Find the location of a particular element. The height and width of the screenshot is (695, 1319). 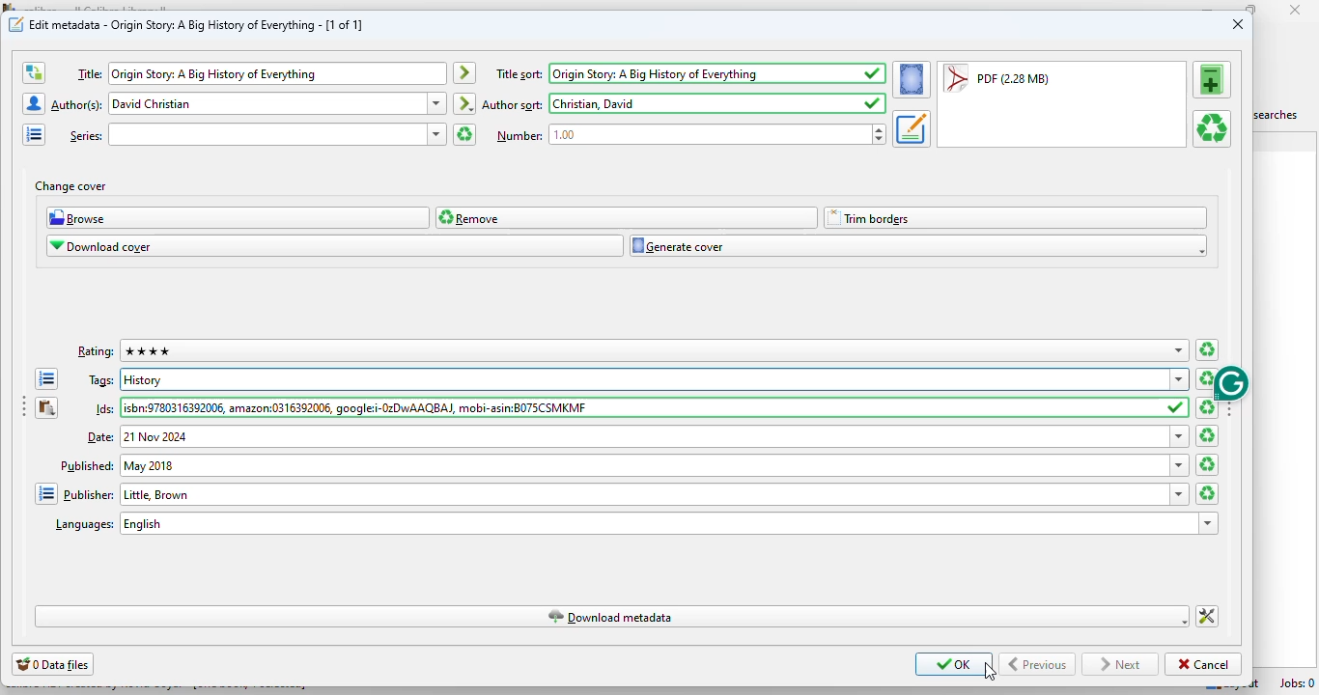

clear date is located at coordinates (1207, 435).